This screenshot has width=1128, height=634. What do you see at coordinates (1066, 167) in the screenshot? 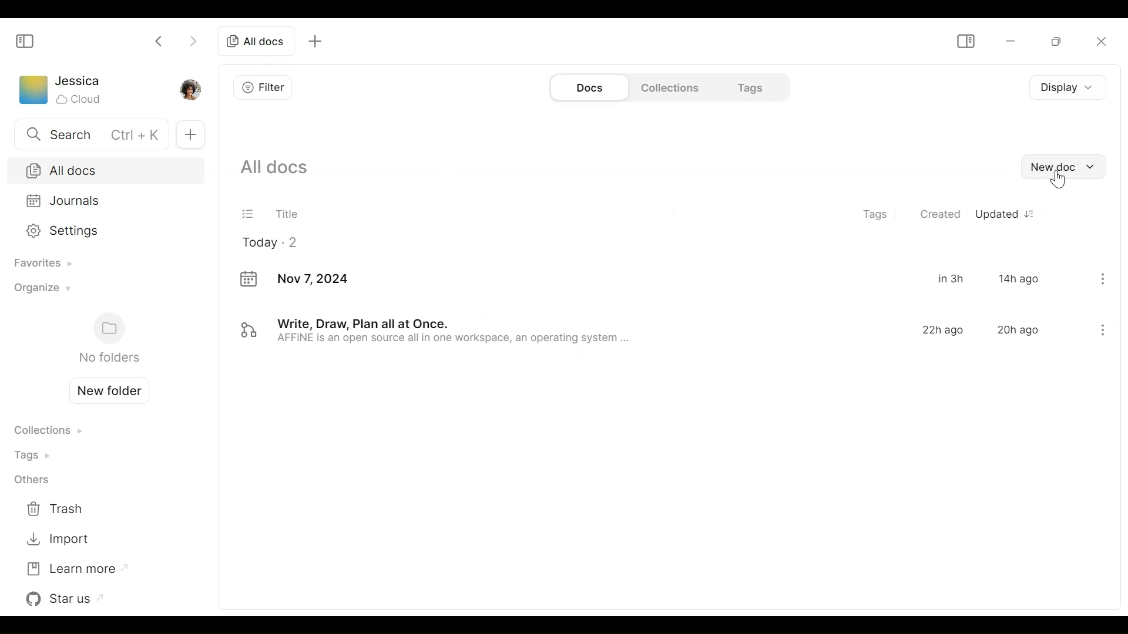
I see `New doc` at bounding box center [1066, 167].